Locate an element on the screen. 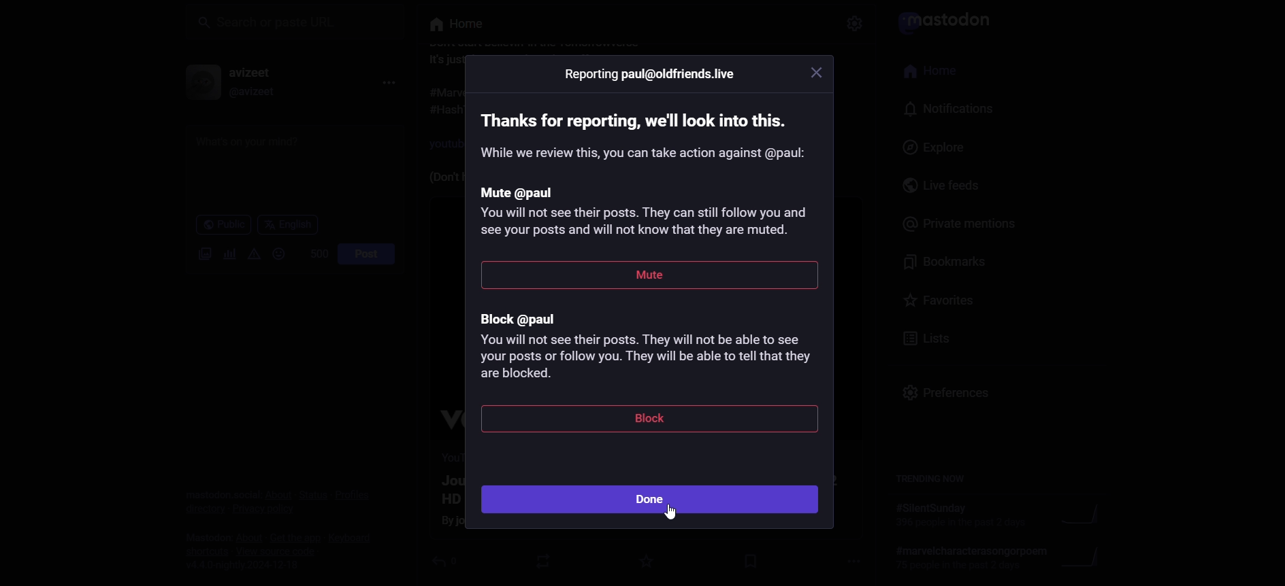  private mentions is located at coordinates (958, 224).